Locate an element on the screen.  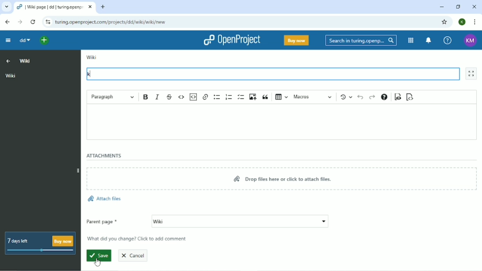
Link is located at coordinates (206, 97).